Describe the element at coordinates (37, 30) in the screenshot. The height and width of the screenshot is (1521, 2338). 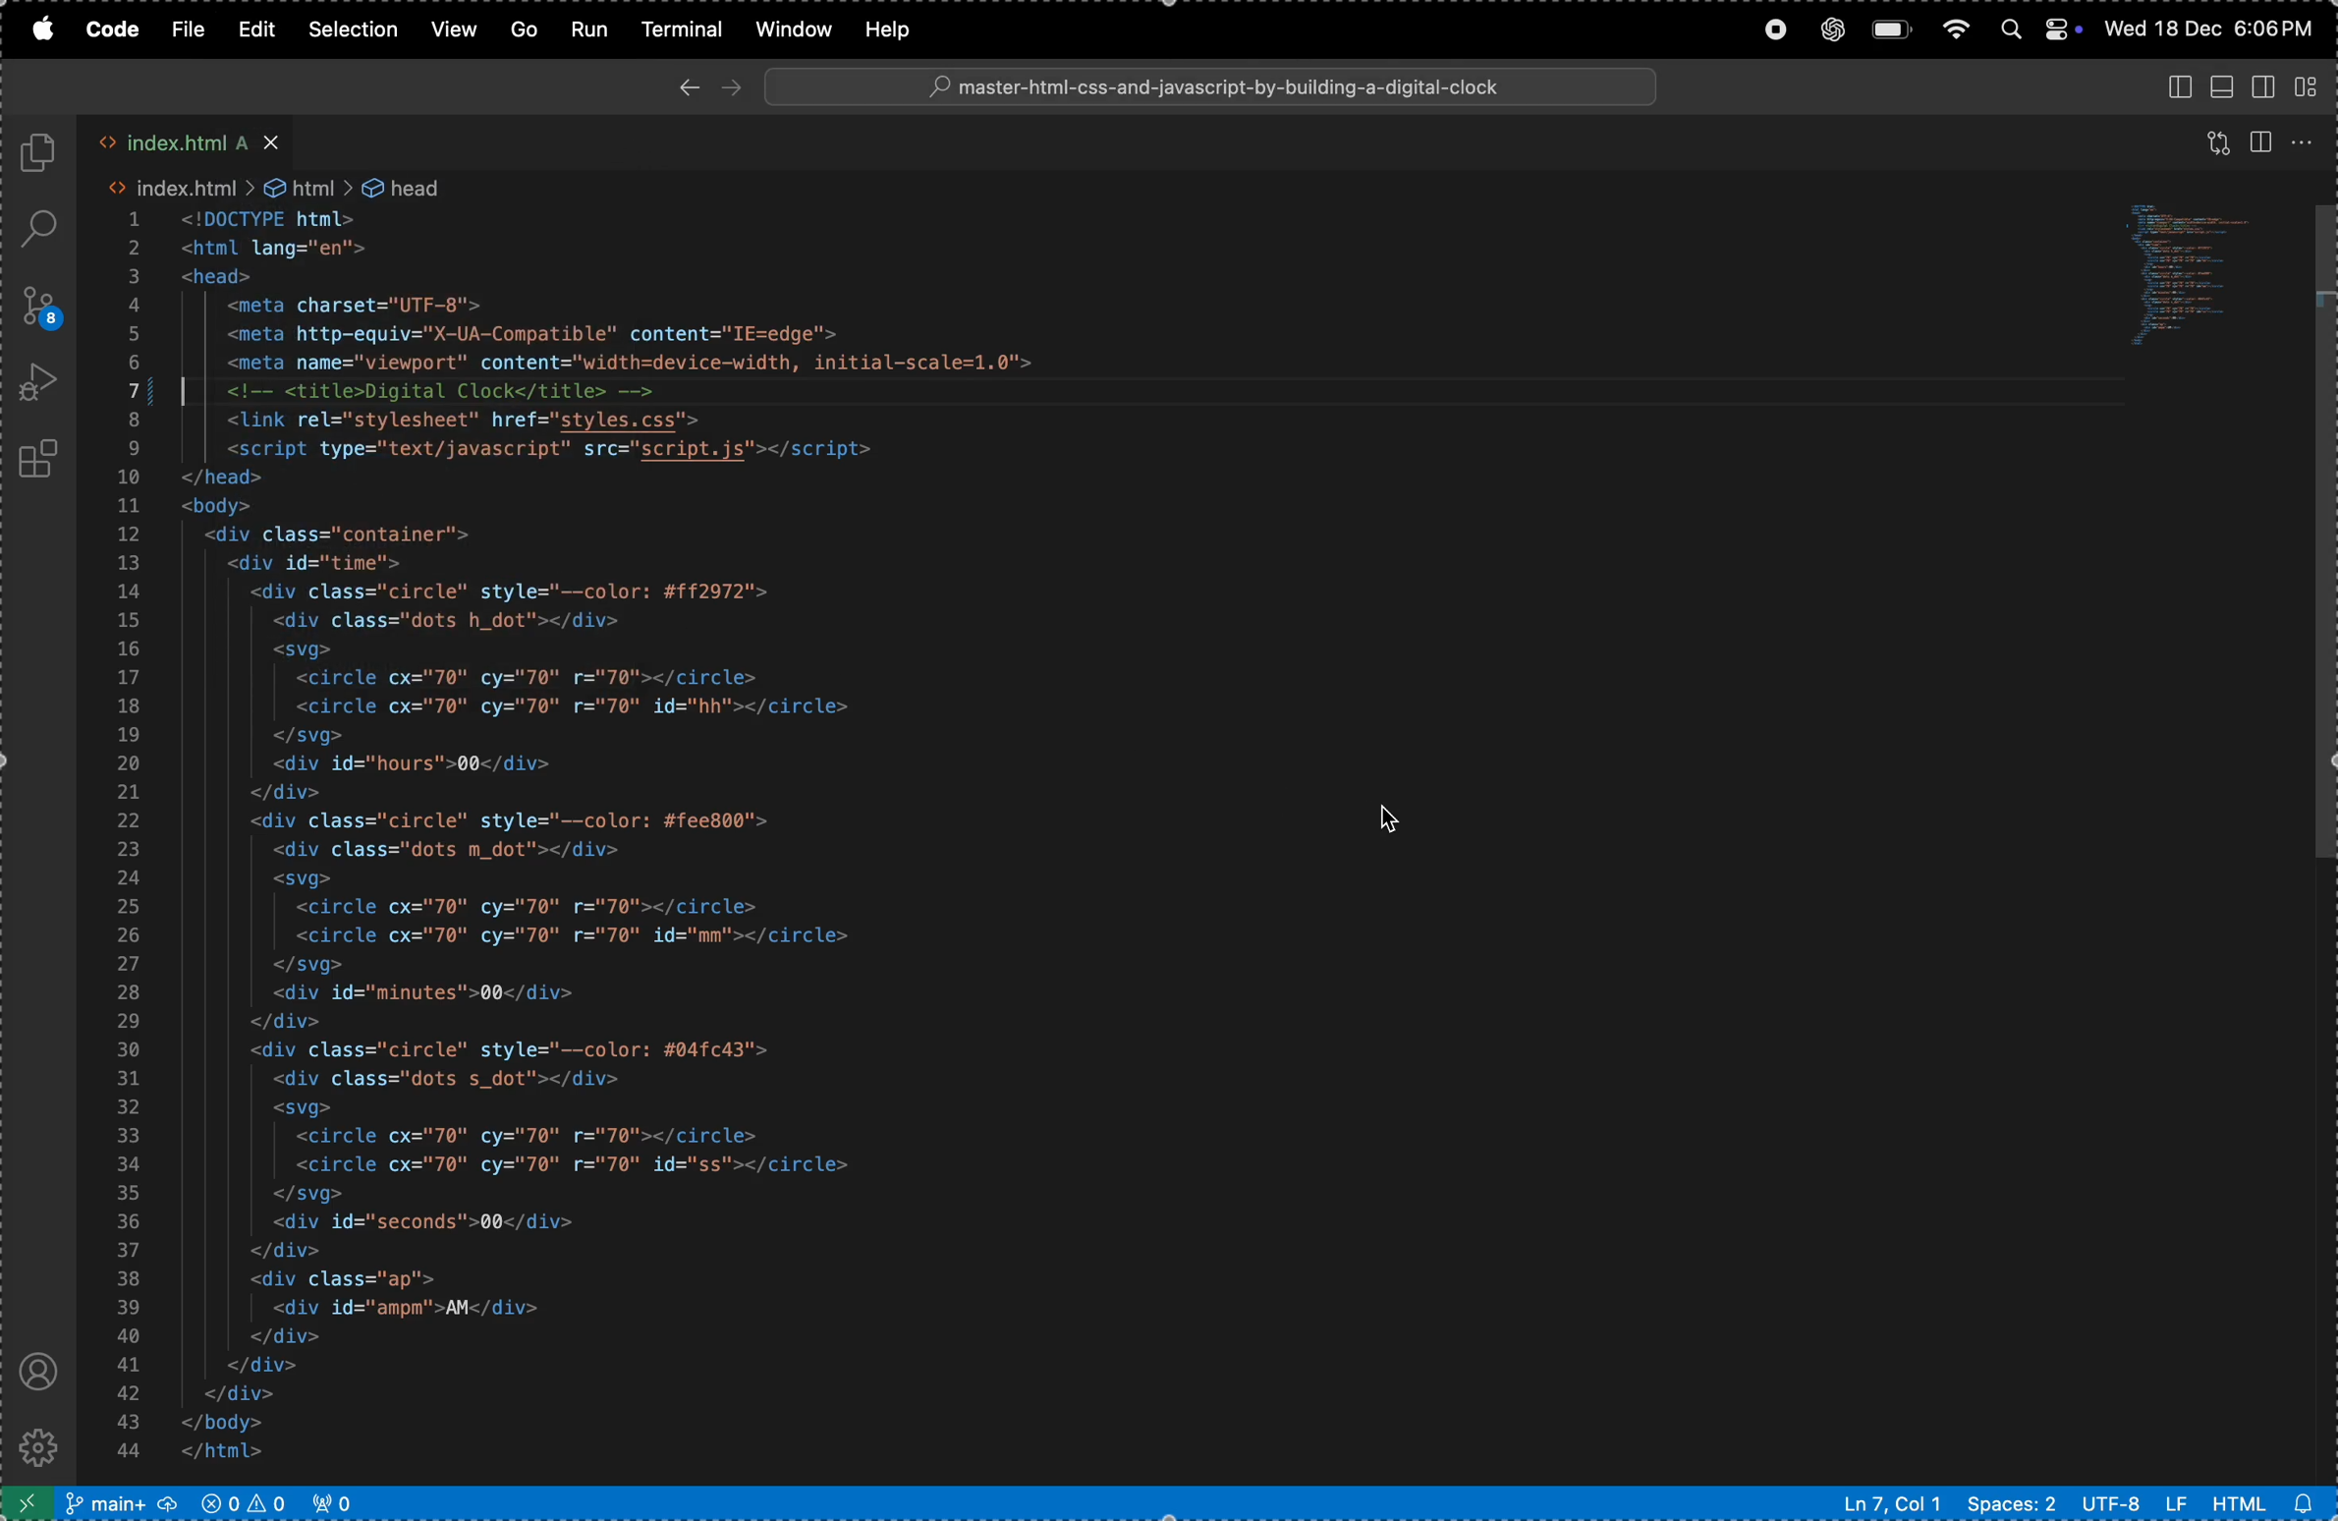
I see `apple menu` at that location.